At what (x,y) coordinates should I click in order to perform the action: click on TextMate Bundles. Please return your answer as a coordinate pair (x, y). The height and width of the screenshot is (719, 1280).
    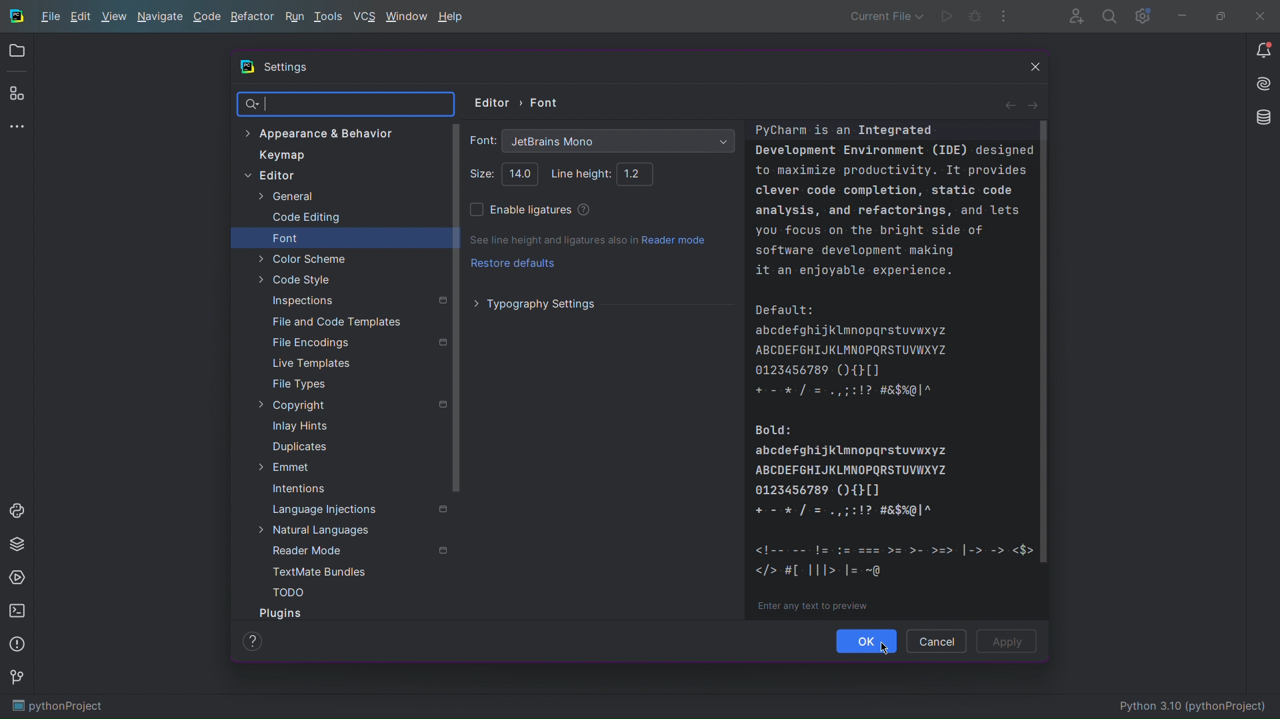
    Looking at the image, I should click on (320, 572).